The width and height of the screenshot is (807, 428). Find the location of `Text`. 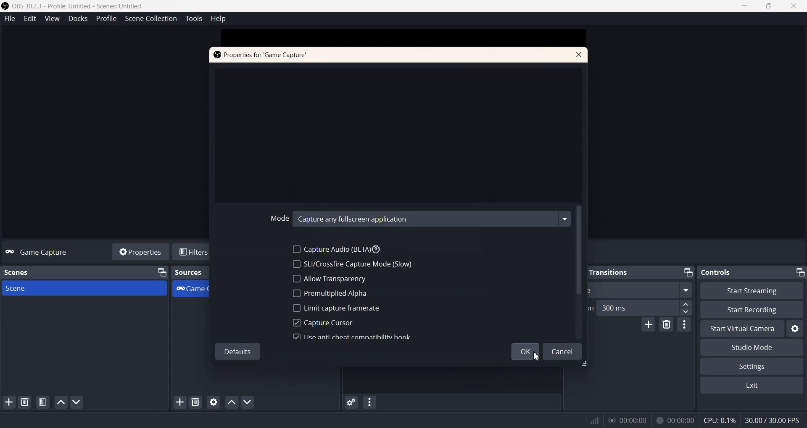

Text is located at coordinates (188, 273).